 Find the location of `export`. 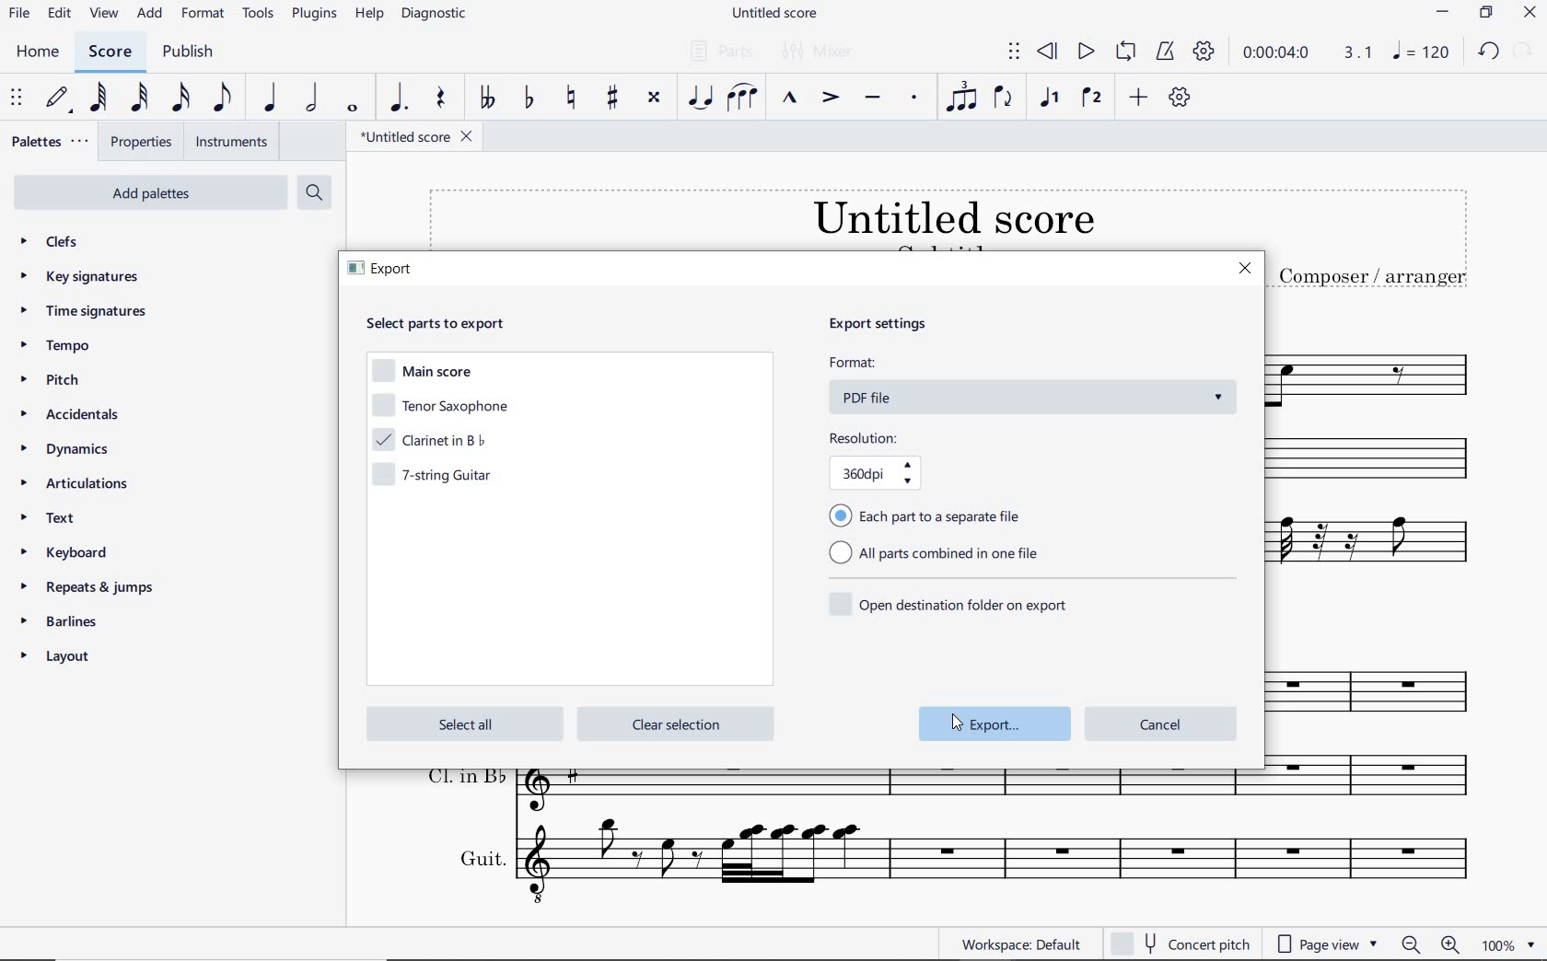

export is located at coordinates (996, 724).